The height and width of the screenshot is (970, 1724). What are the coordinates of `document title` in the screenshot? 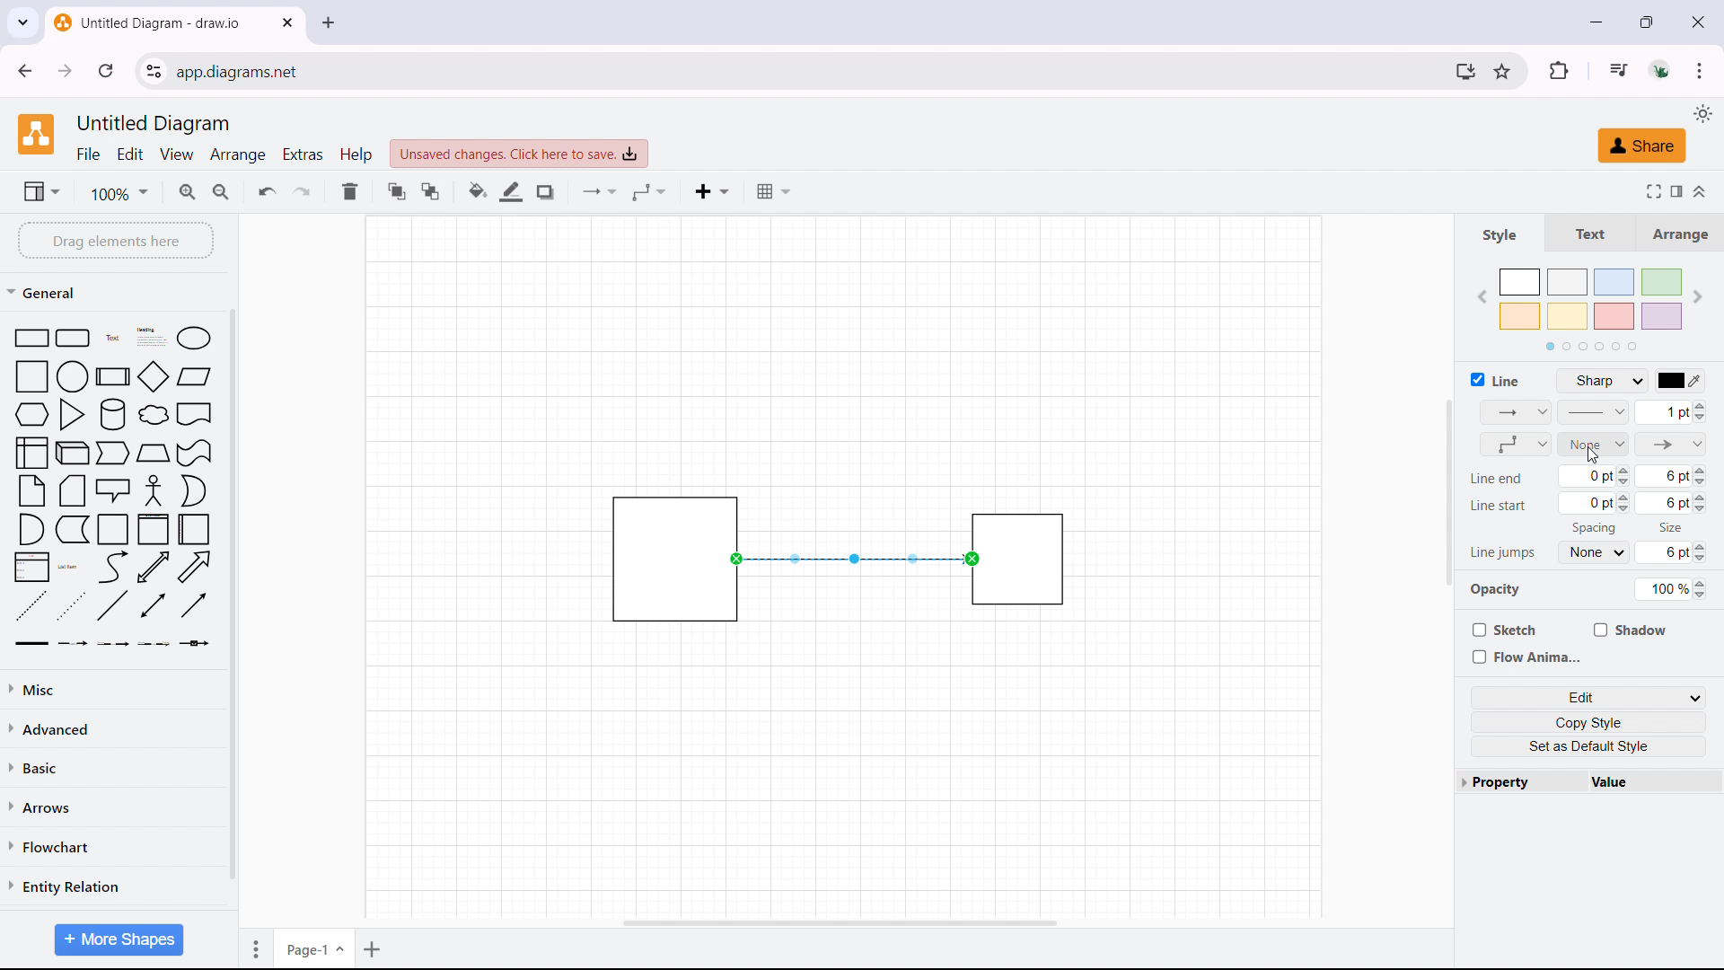 It's located at (156, 124).